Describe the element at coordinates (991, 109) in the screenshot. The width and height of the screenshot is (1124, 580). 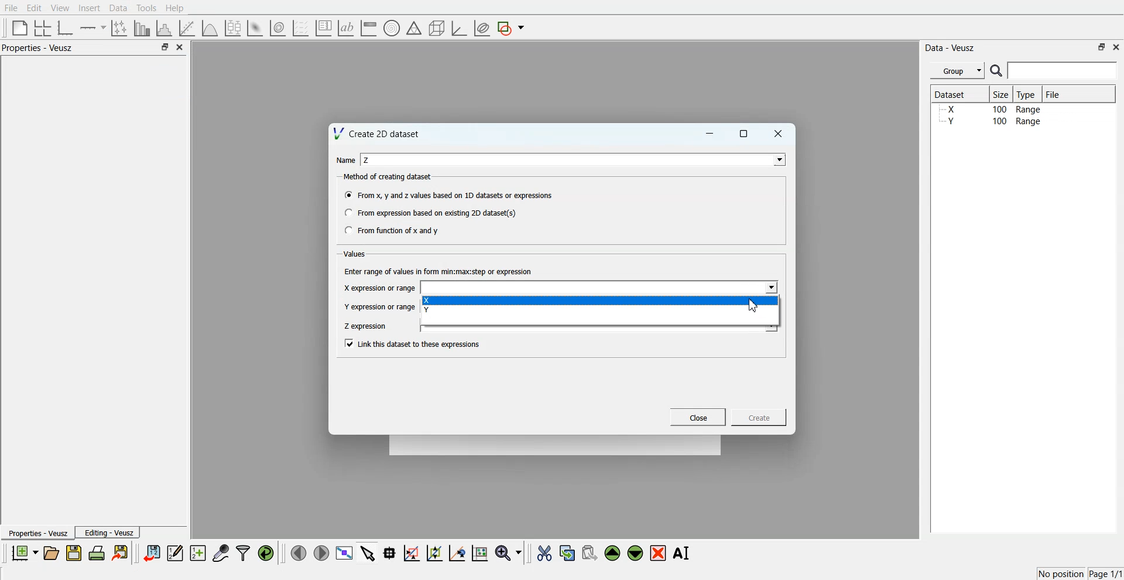
I see `X 100 Range` at that location.